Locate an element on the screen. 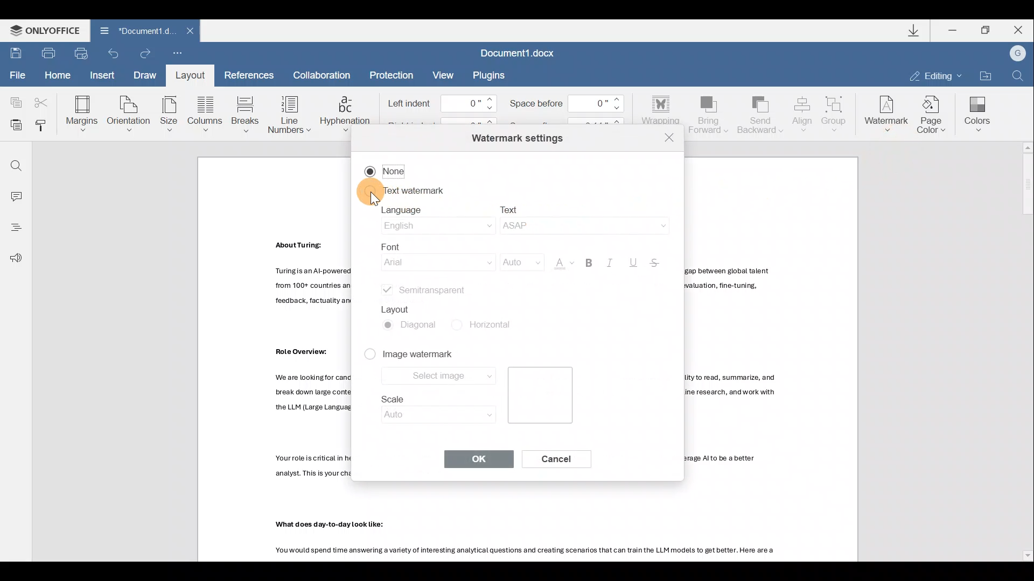  Feedback & support is located at coordinates (15, 259).